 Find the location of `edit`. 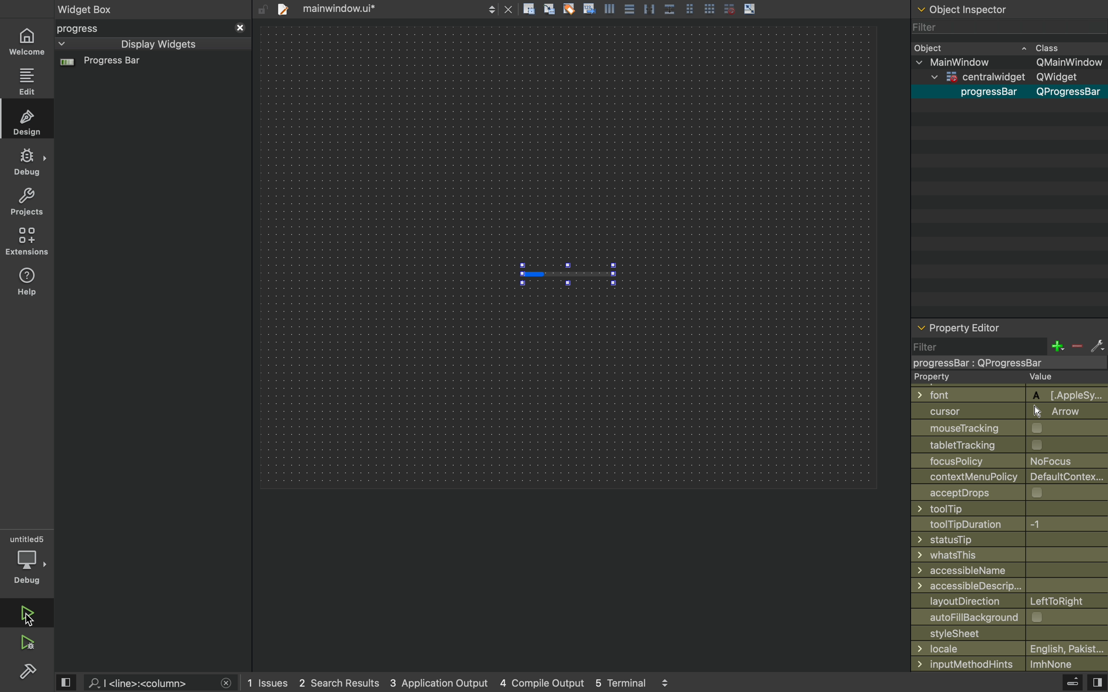

edit is located at coordinates (27, 81).